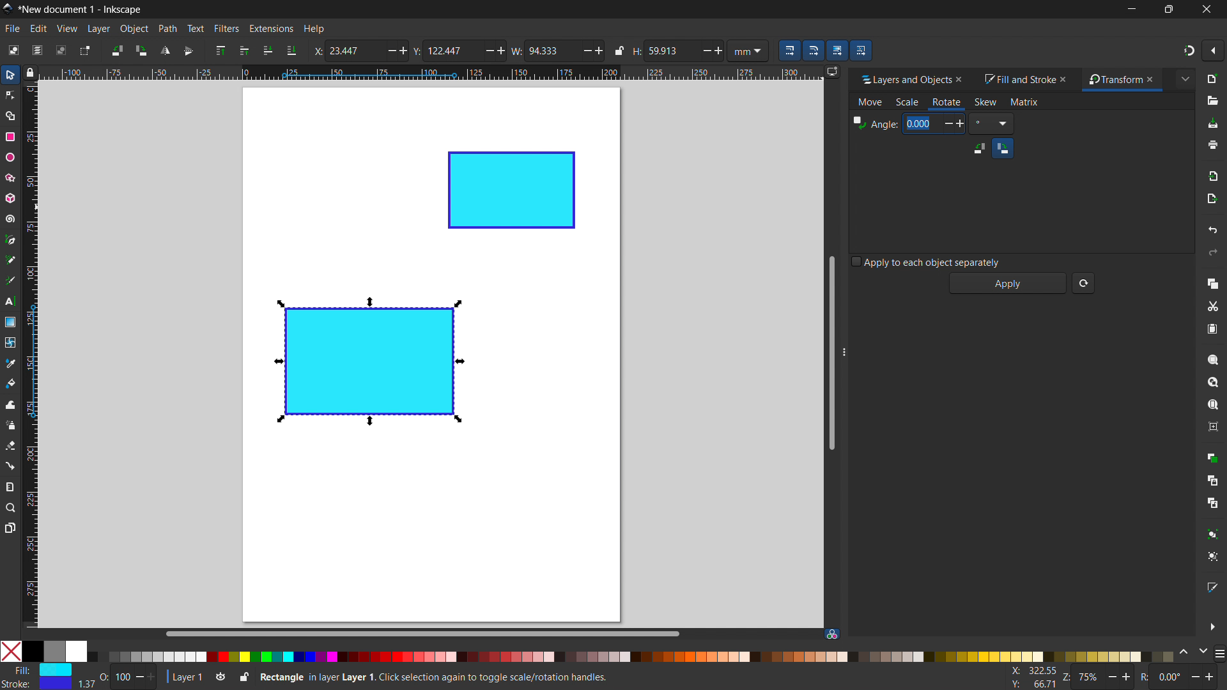 The height and width of the screenshot is (690, 1227). I want to click on object 2, so click(512, 190).